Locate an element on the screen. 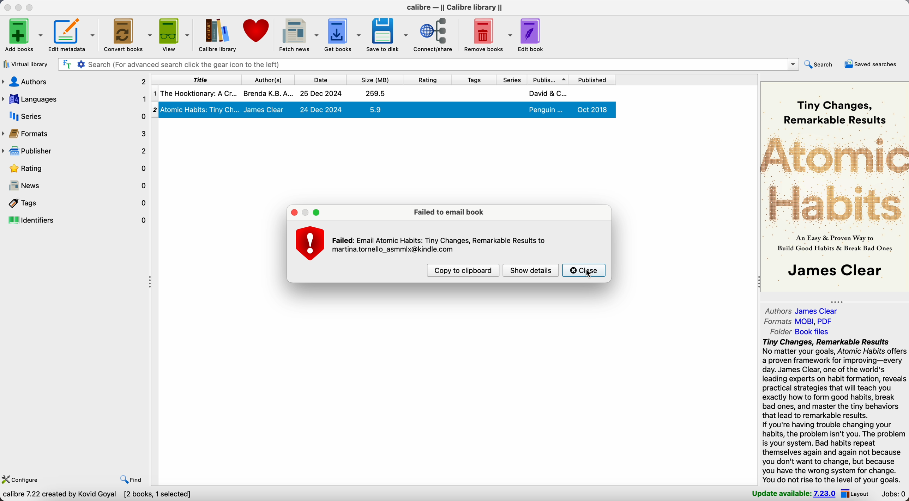 This screenshot has width=909, height=501. 2| Atomic Habits: Tiny Ch... is located at coordinates (200, 109).